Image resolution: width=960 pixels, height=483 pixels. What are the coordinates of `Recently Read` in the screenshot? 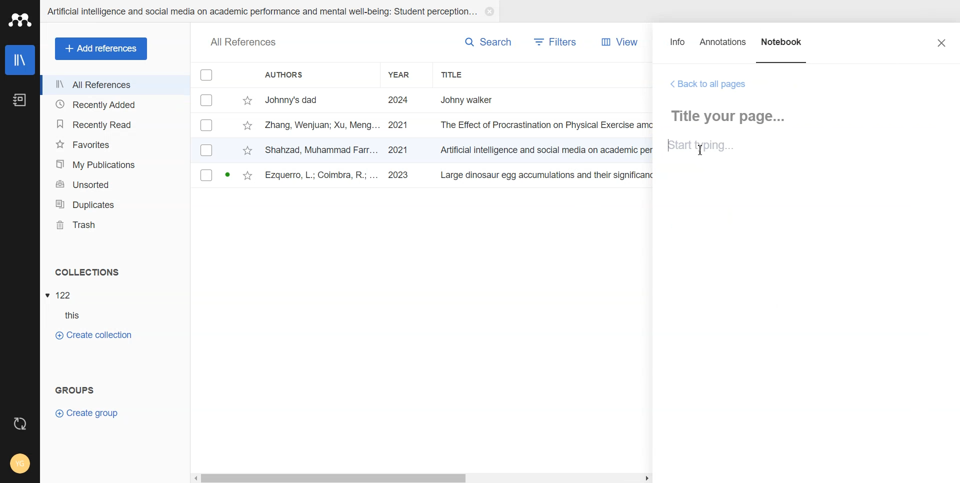 It's located at (114, 125).